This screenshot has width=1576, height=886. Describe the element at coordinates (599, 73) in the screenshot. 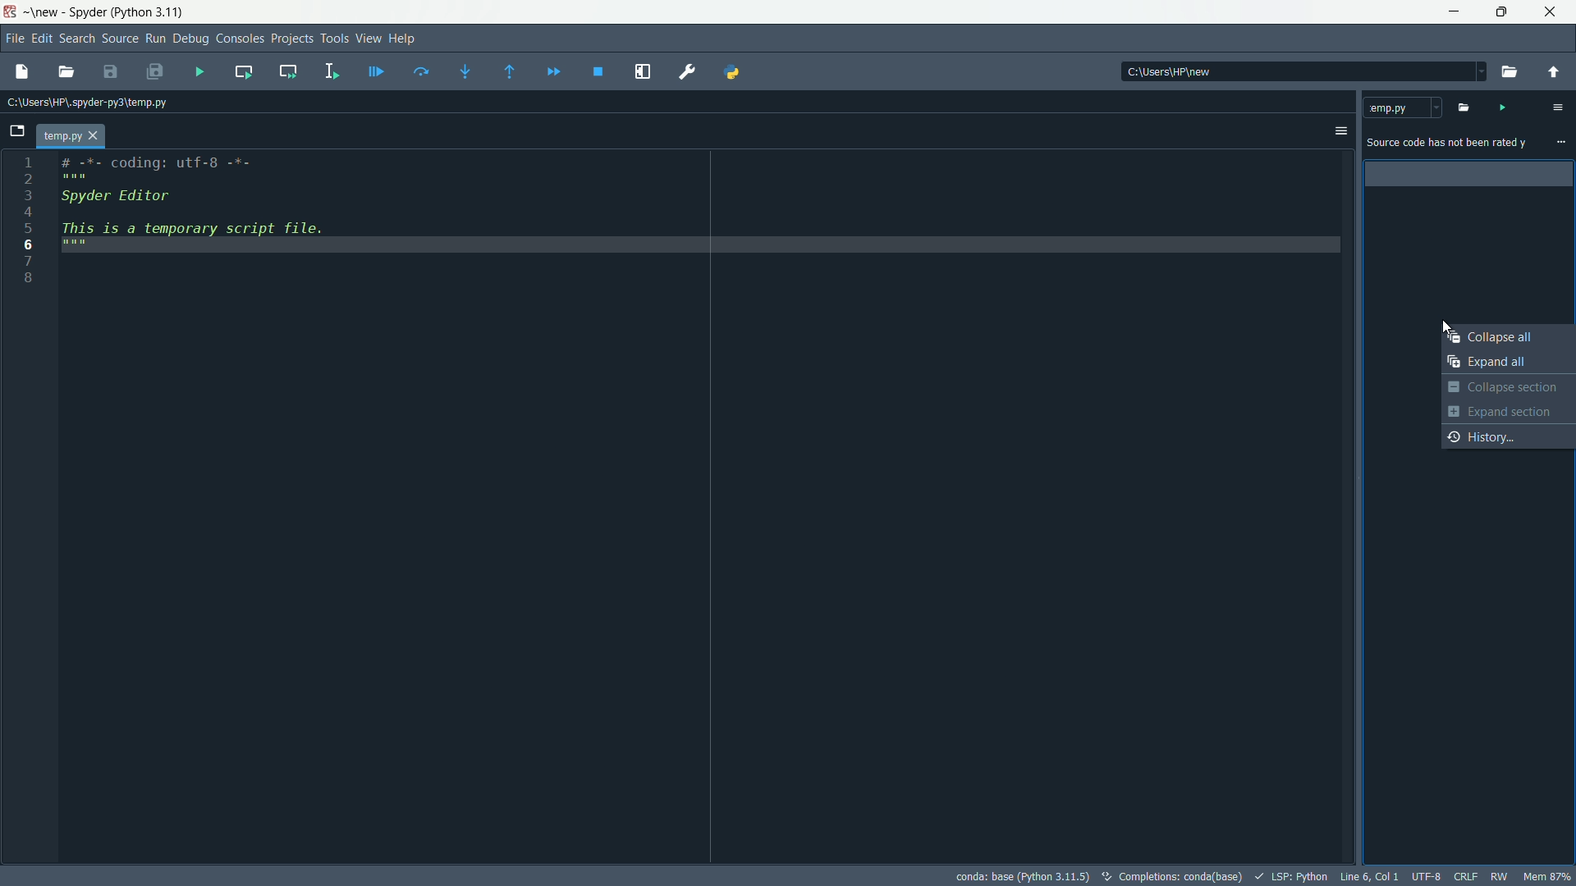

I see `stop debugging` at that location.